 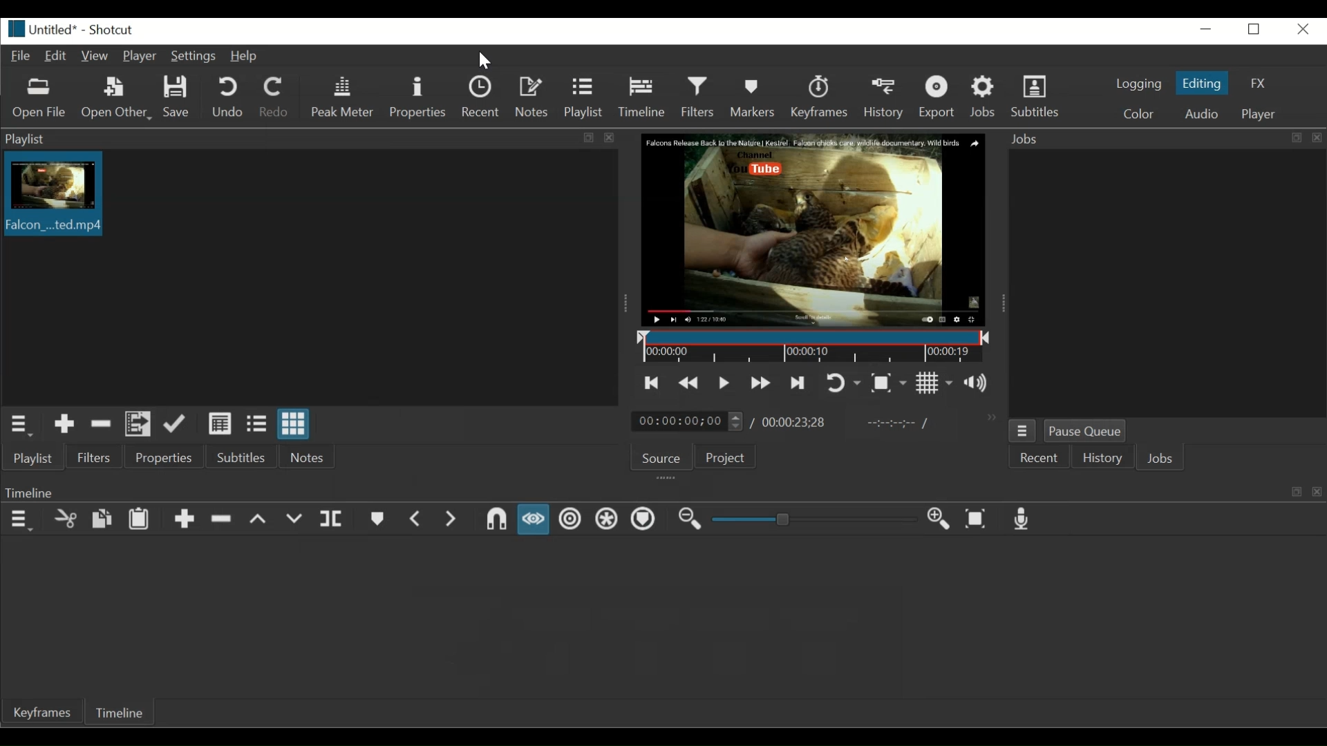 What do you see at coordinates (1104, 458) in the screenshot?
I see `History` at bounding box center [1104, 458].